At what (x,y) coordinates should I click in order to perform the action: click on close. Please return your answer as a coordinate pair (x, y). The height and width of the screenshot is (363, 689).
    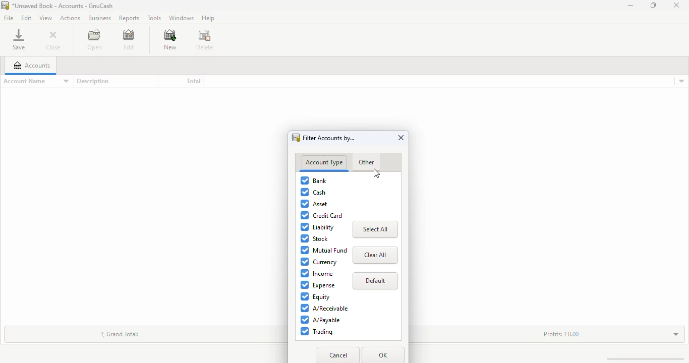
    Looking at the image, I should click on (54, 40).